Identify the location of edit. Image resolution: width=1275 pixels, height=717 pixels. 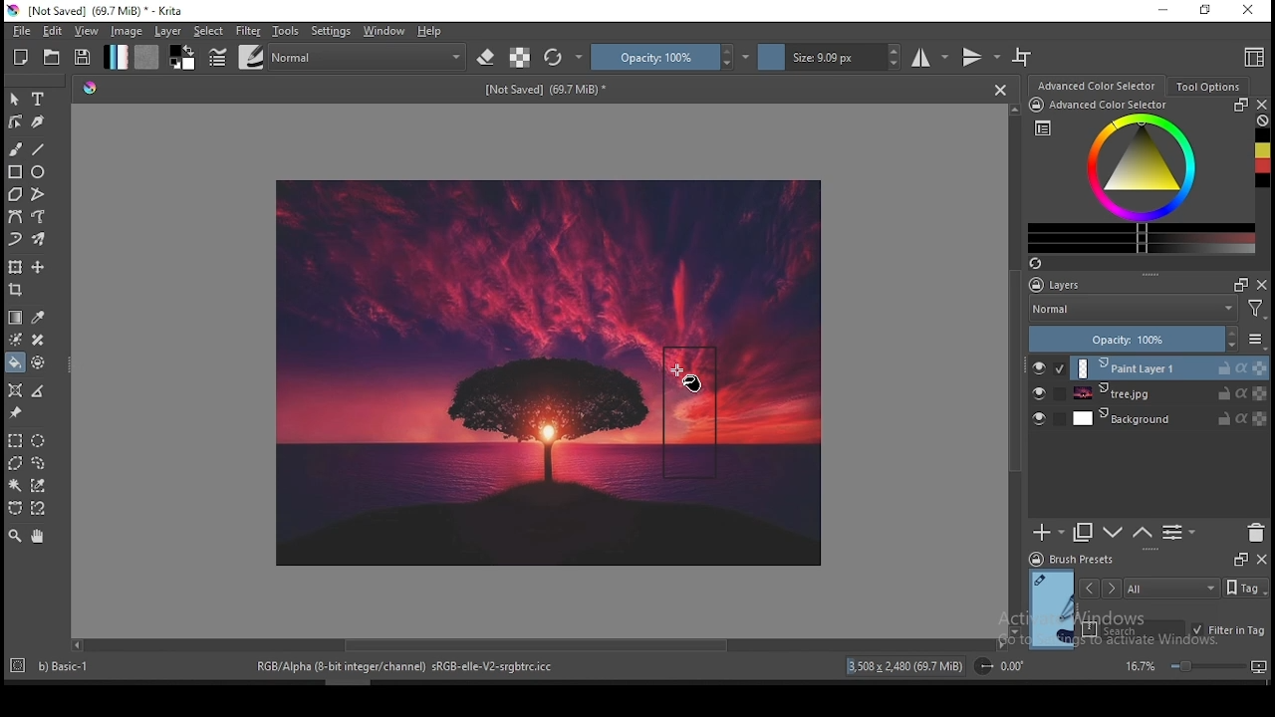
(52, 31).